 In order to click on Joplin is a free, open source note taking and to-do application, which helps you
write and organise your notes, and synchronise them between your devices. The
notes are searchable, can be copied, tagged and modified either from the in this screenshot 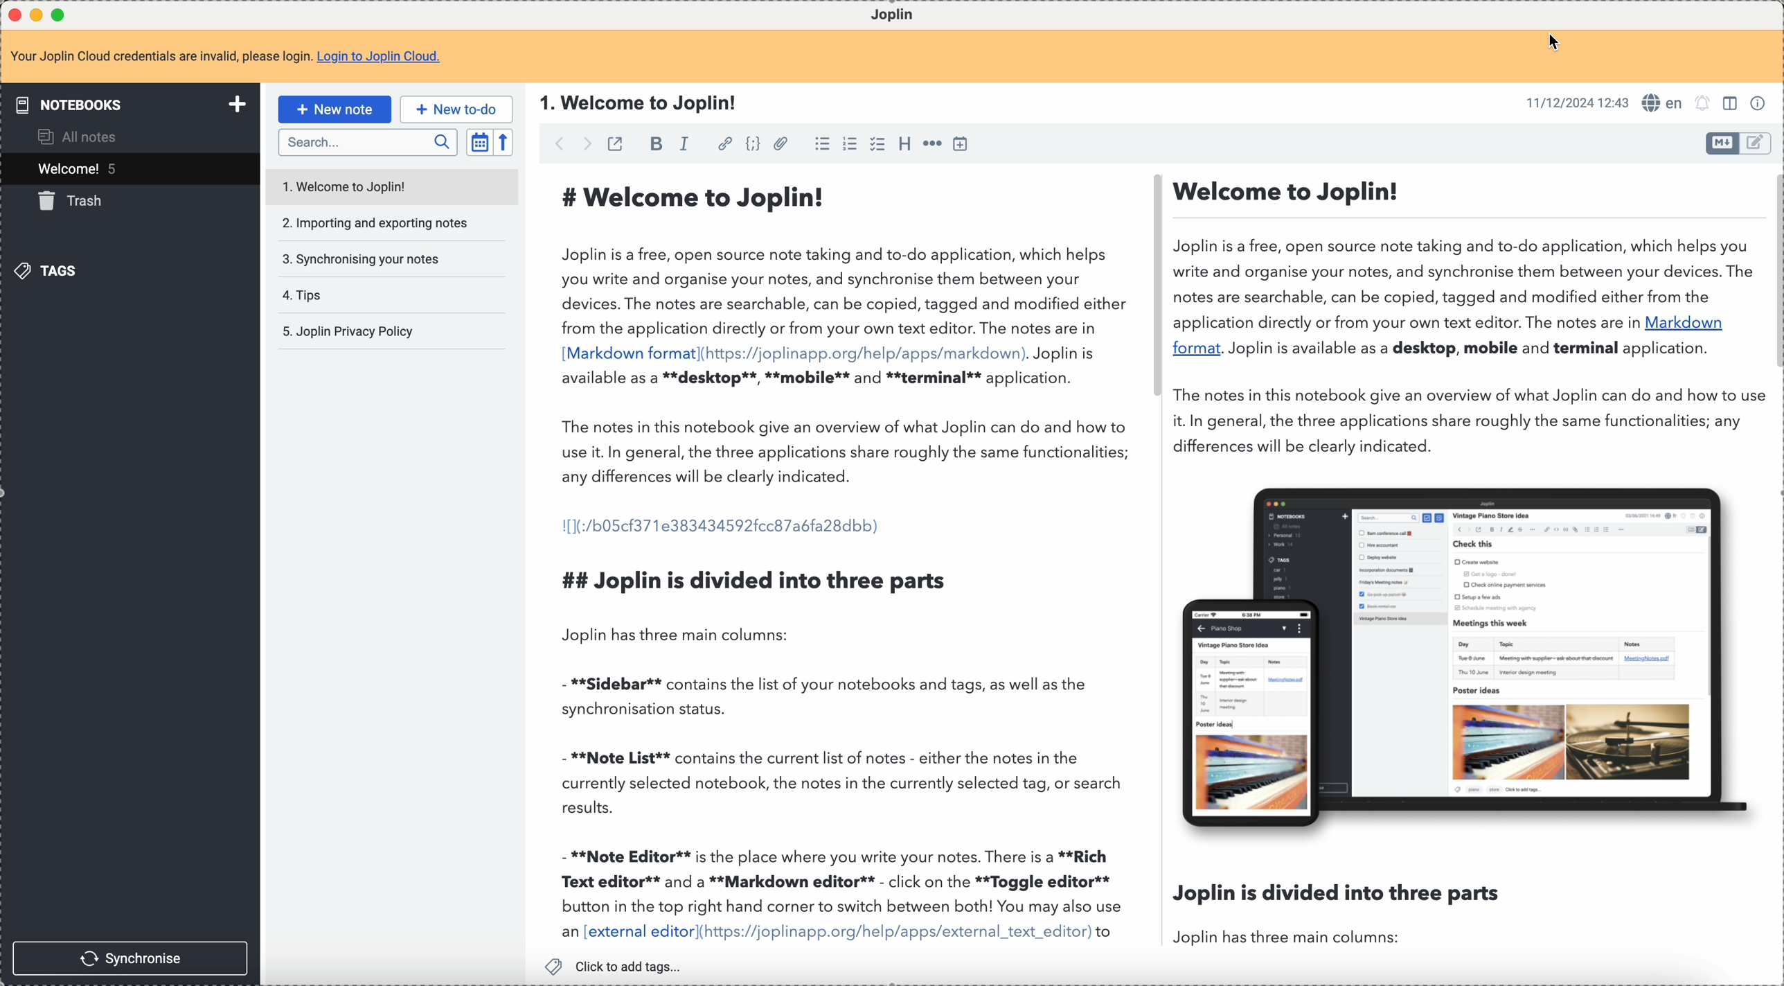, I will do `click(1464, 270)`.